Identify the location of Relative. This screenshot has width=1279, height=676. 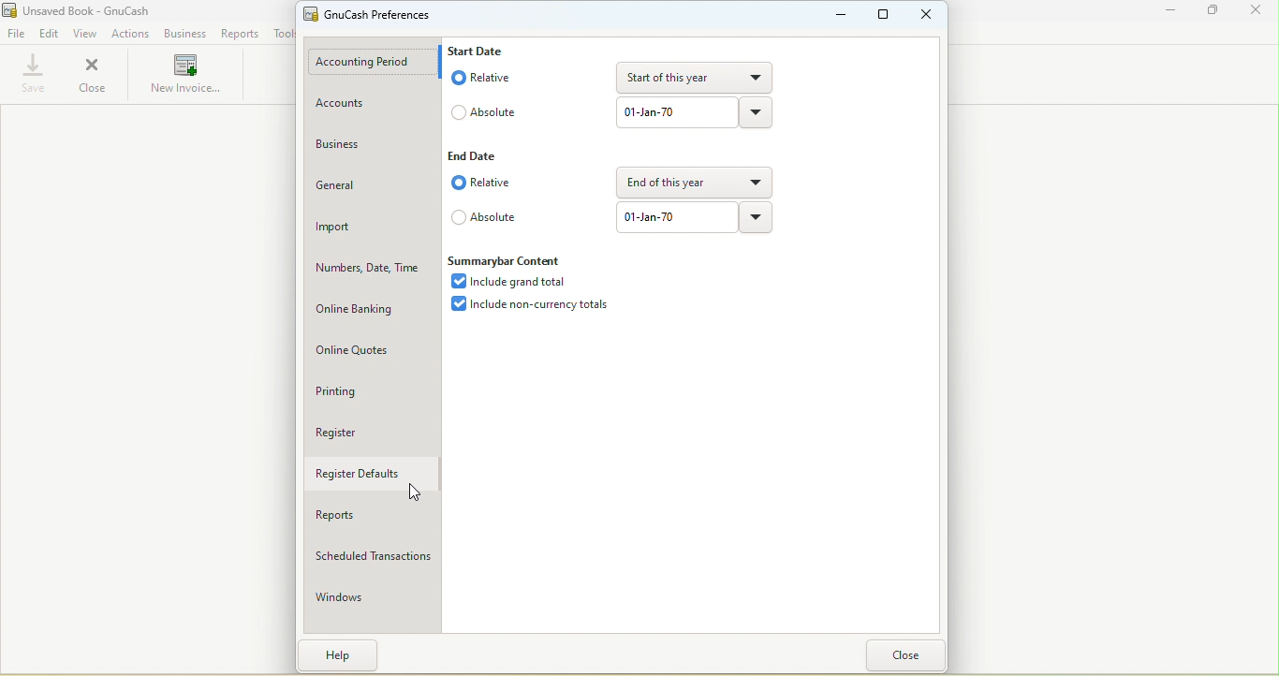
(479, 183).